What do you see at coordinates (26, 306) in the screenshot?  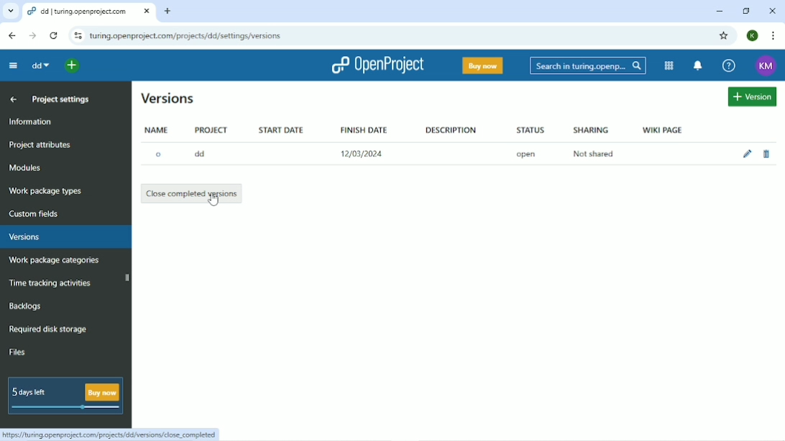 I see `Backlogs` at bounding box center [26, 306].